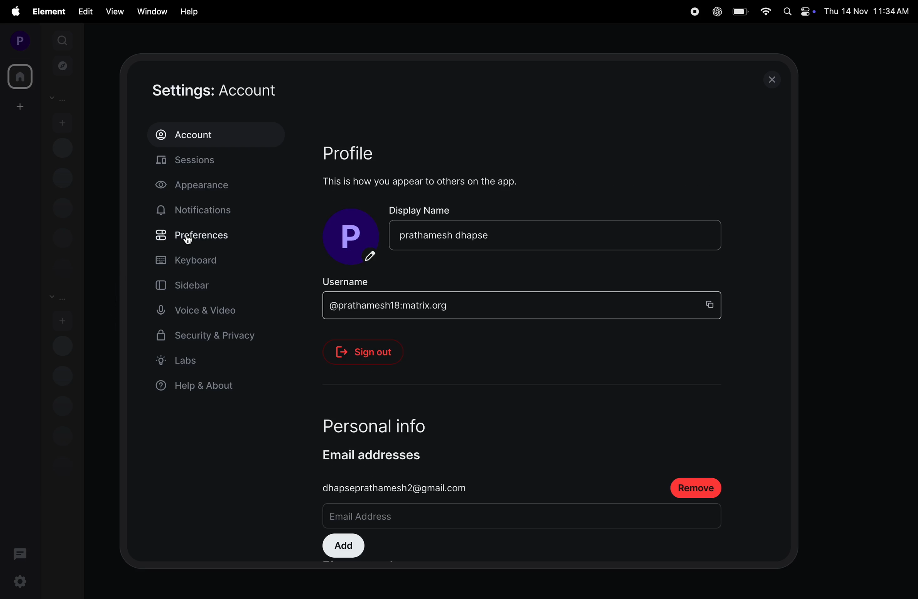 Image resolution: width=918 pixels, height=599 pixels. What do you see at coordinates (421, 182) in the screenshot?
I see `This is how you appear to others on the app.` at bounding box center [421, 182].